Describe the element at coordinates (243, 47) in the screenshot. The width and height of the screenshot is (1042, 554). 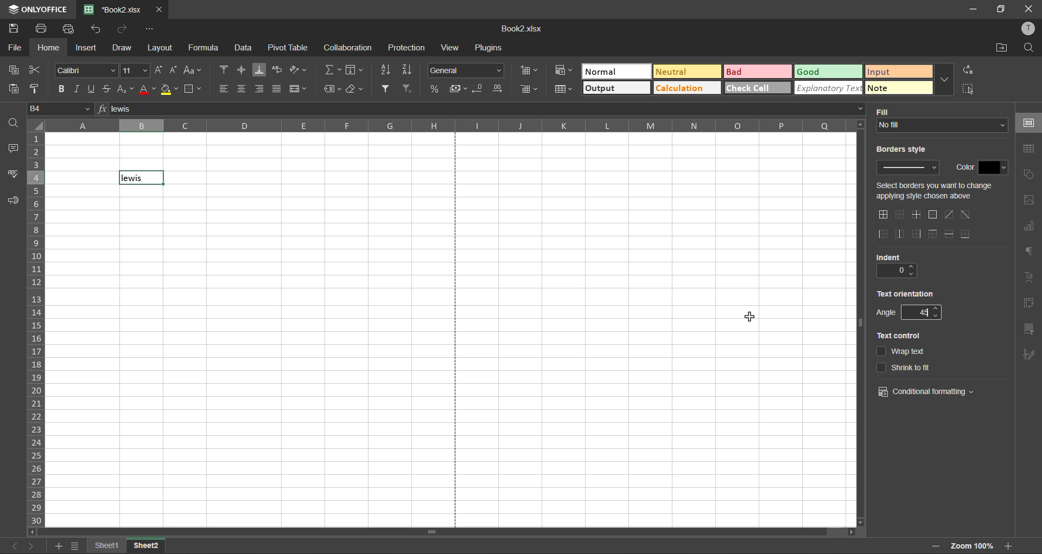
I see `data` at that location.